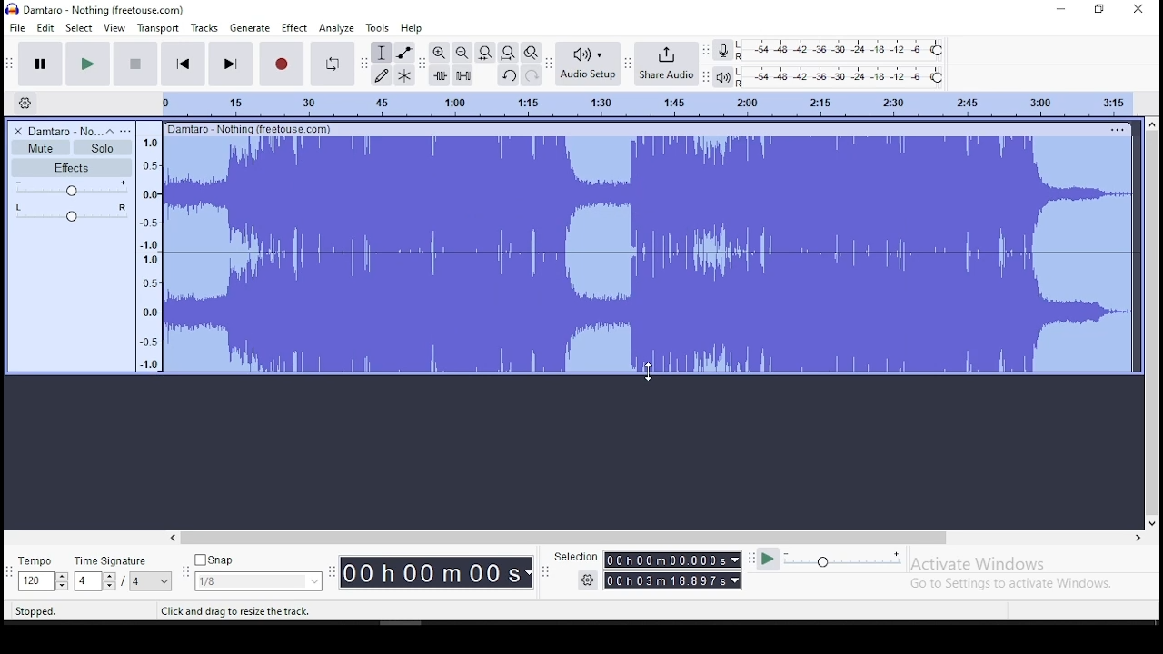 Image resolution: width=1163 pixels, height=654 pixels. I want to click on left, so click(175, 538).